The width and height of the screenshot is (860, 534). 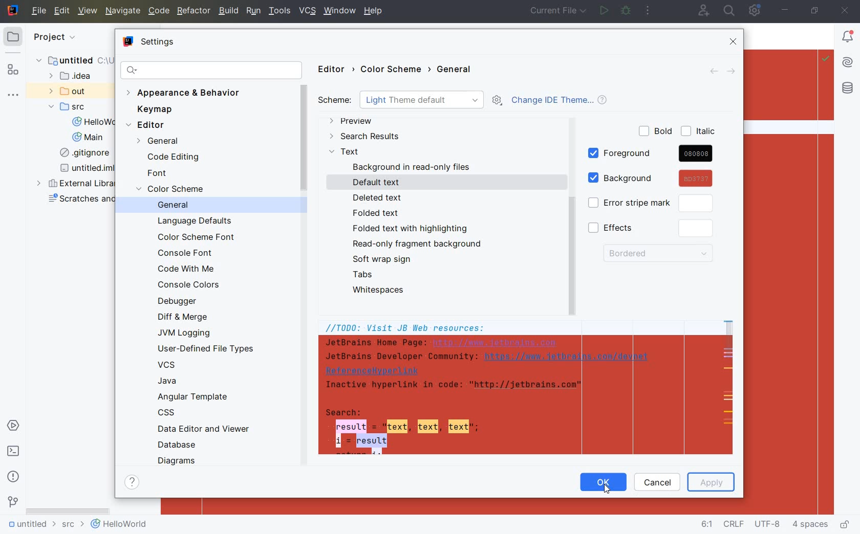 What do you see at coordinates (83, 153) in the screenshot?
I see `gitignore` at bounding box center [83, 153].